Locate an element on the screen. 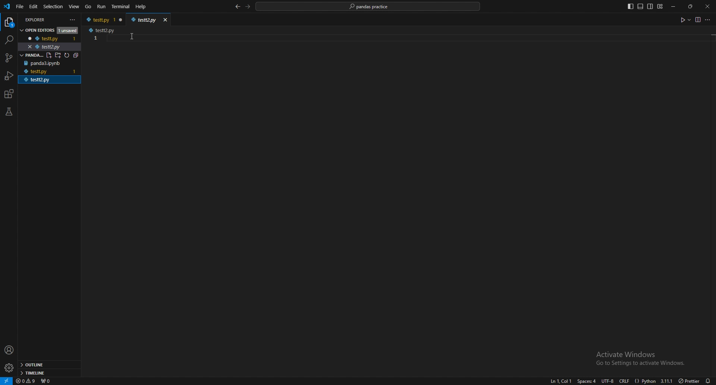  timeline is located at coordinates (48, 372).